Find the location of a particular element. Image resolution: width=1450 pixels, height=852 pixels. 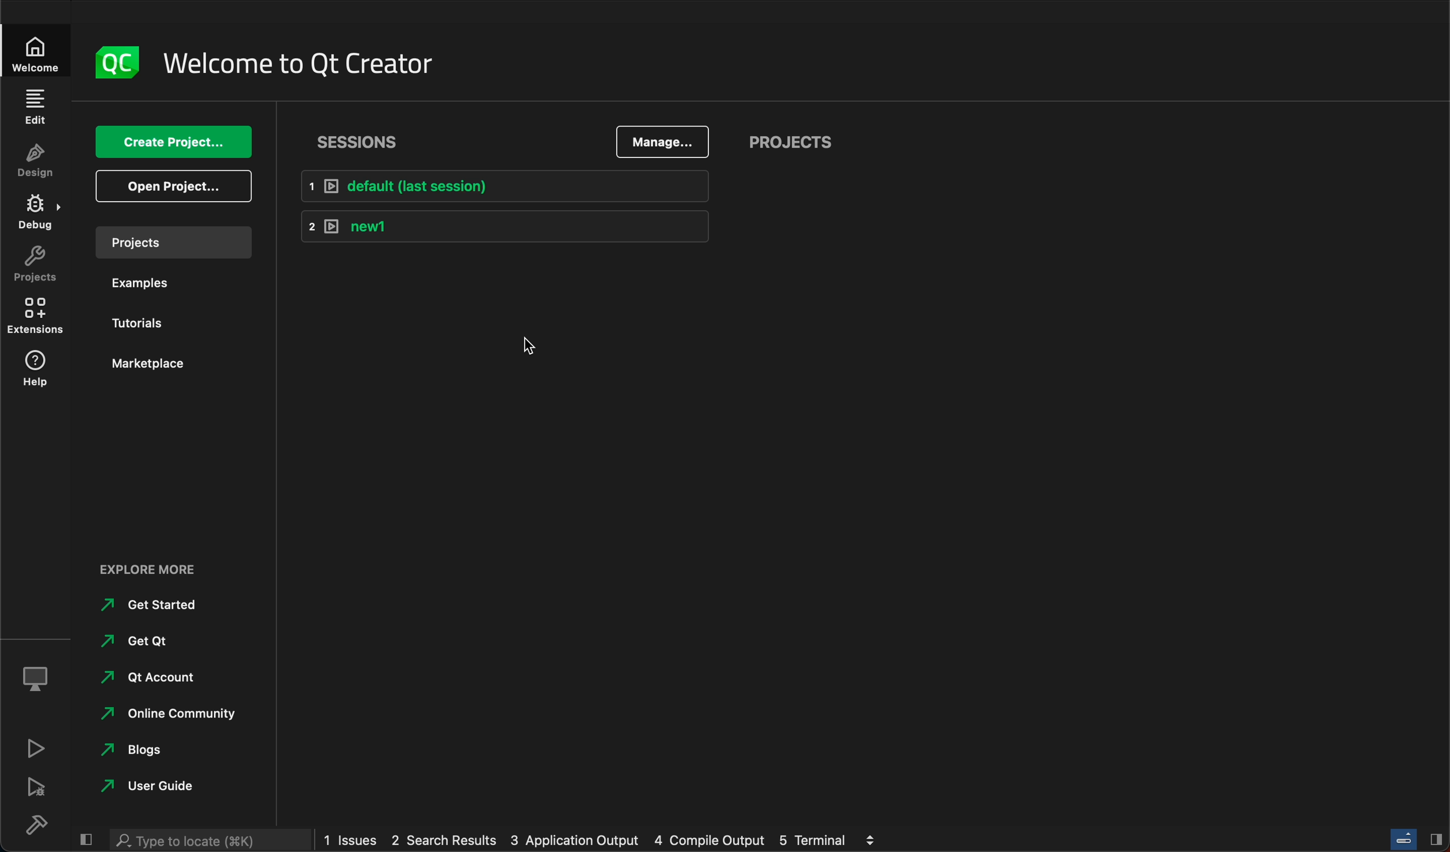

seArch is located at coordinates (207, 840).